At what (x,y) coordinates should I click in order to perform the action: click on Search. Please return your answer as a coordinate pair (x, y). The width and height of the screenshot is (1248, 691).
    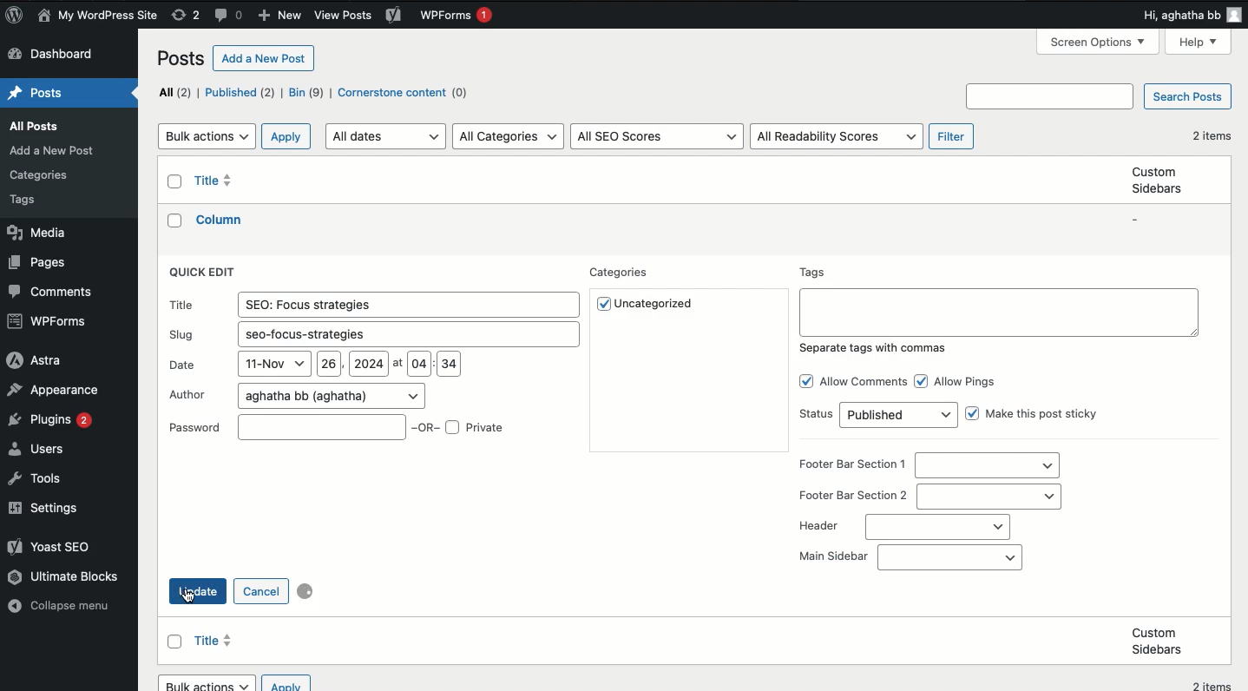
    Looking at the image, I should click on (1053, 96).